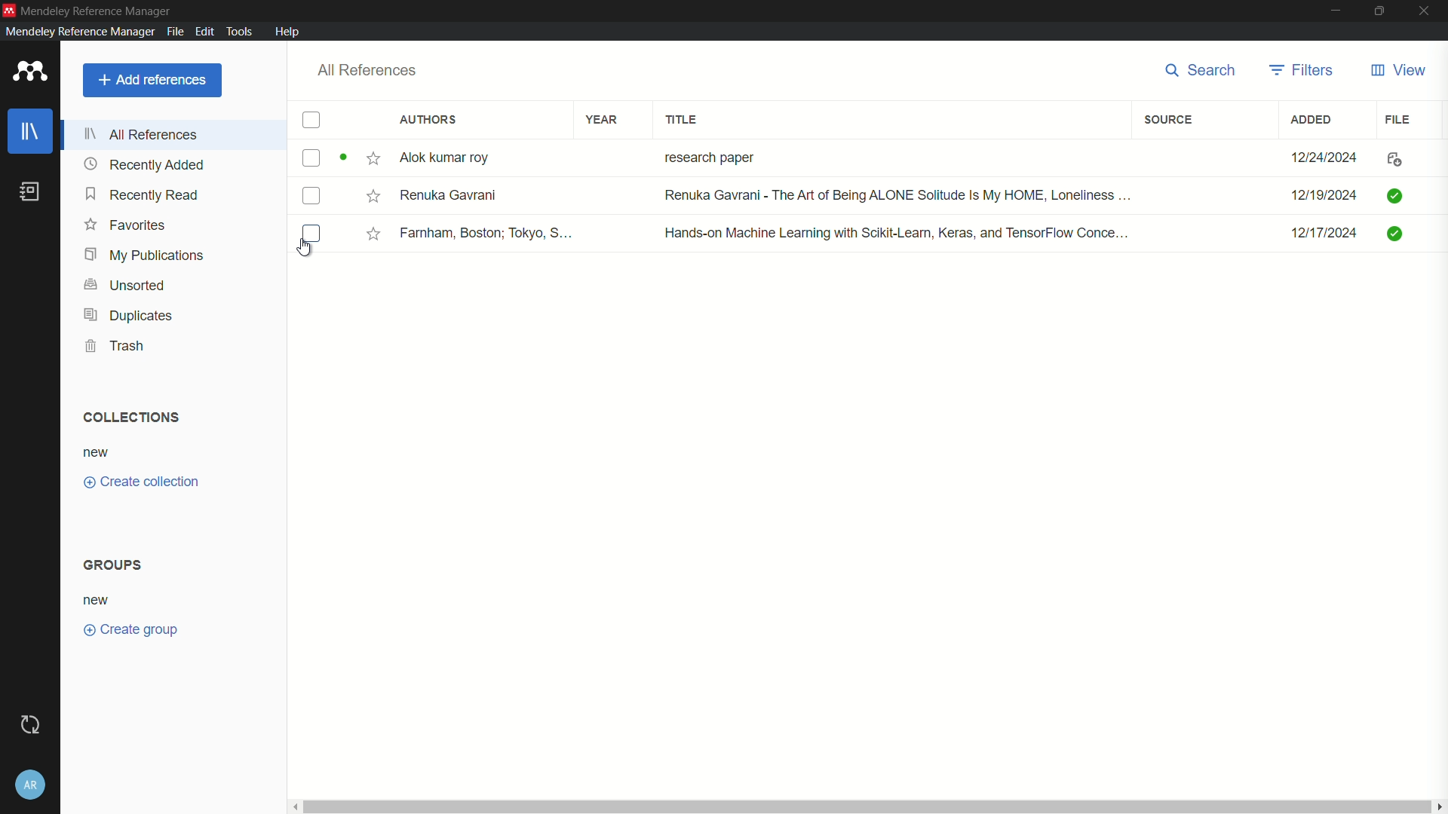 This screenshot has width=1448, height=814. What do you see at coordinates (77, 32) in the screenshot?
I see `Mendeley Reference Manager` at bounding box center [77, 32].